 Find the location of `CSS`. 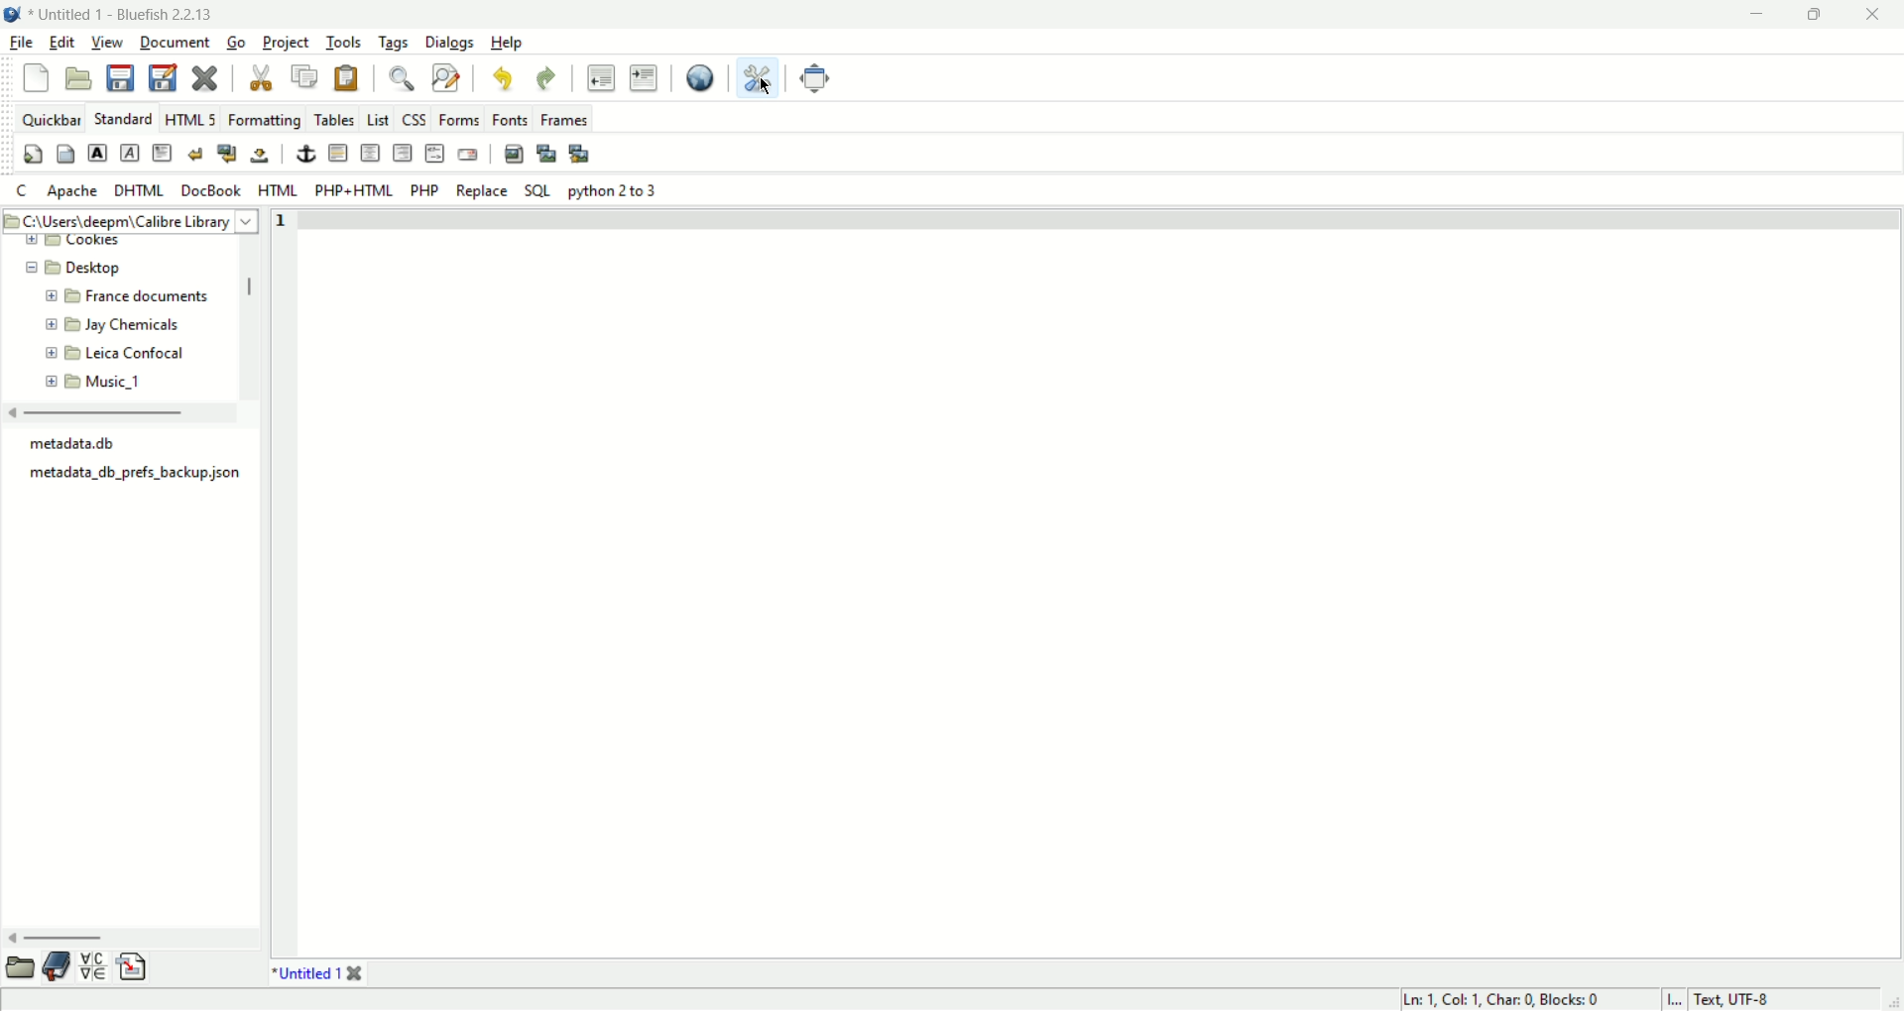

CSS is located at coordinates (415, 120).